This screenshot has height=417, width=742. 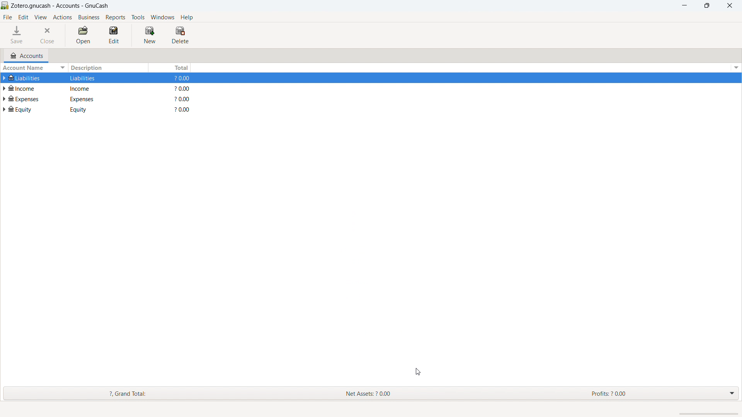 I want to click on delete, so click(x=180, y=35).